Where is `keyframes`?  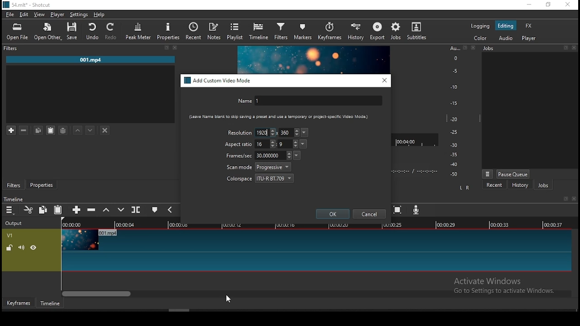 keyframes is located at coordinates (329, 33).